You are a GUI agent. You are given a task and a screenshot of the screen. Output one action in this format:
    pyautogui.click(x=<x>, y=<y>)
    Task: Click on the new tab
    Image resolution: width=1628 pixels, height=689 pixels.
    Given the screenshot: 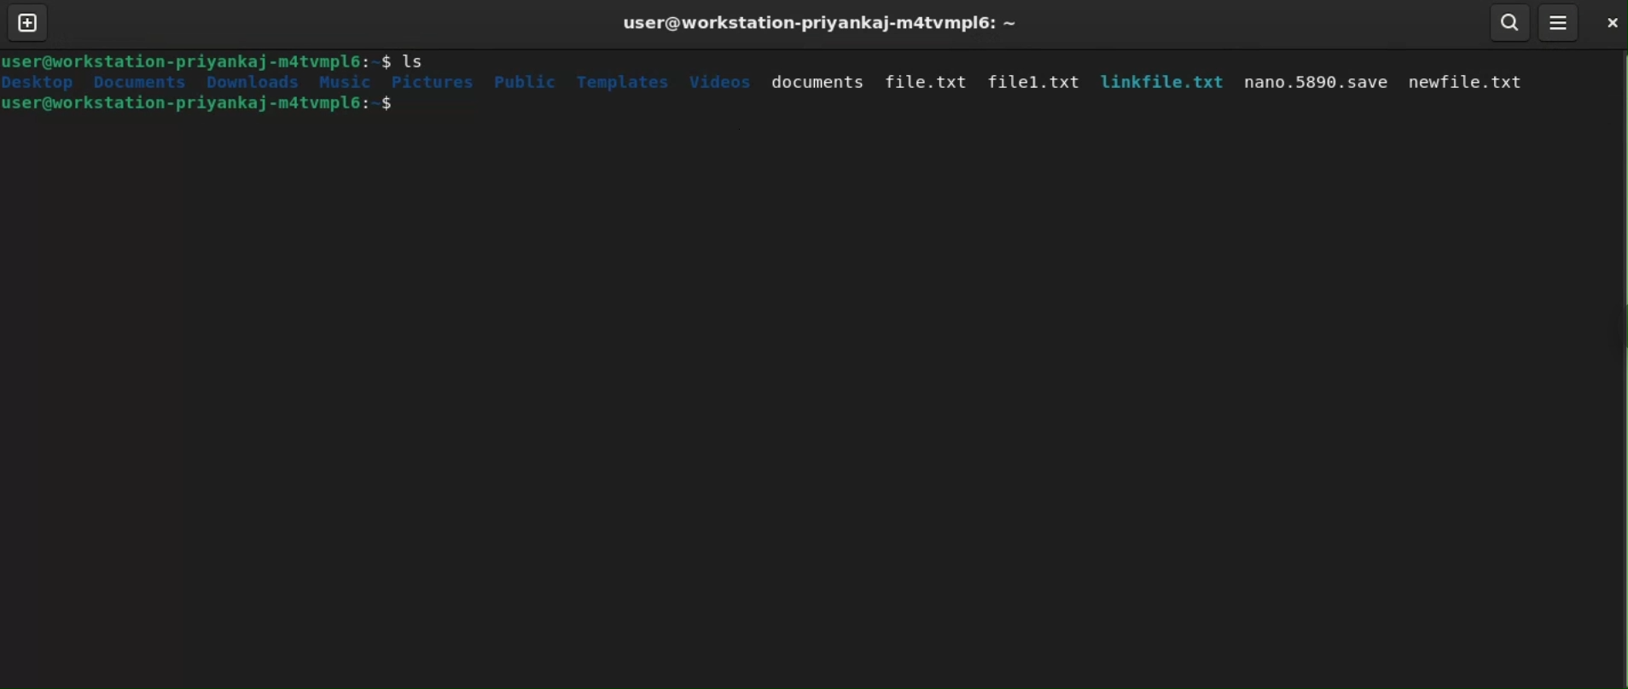 What is the action you would take?
    pyautogui.click(x=28, y=21)
    